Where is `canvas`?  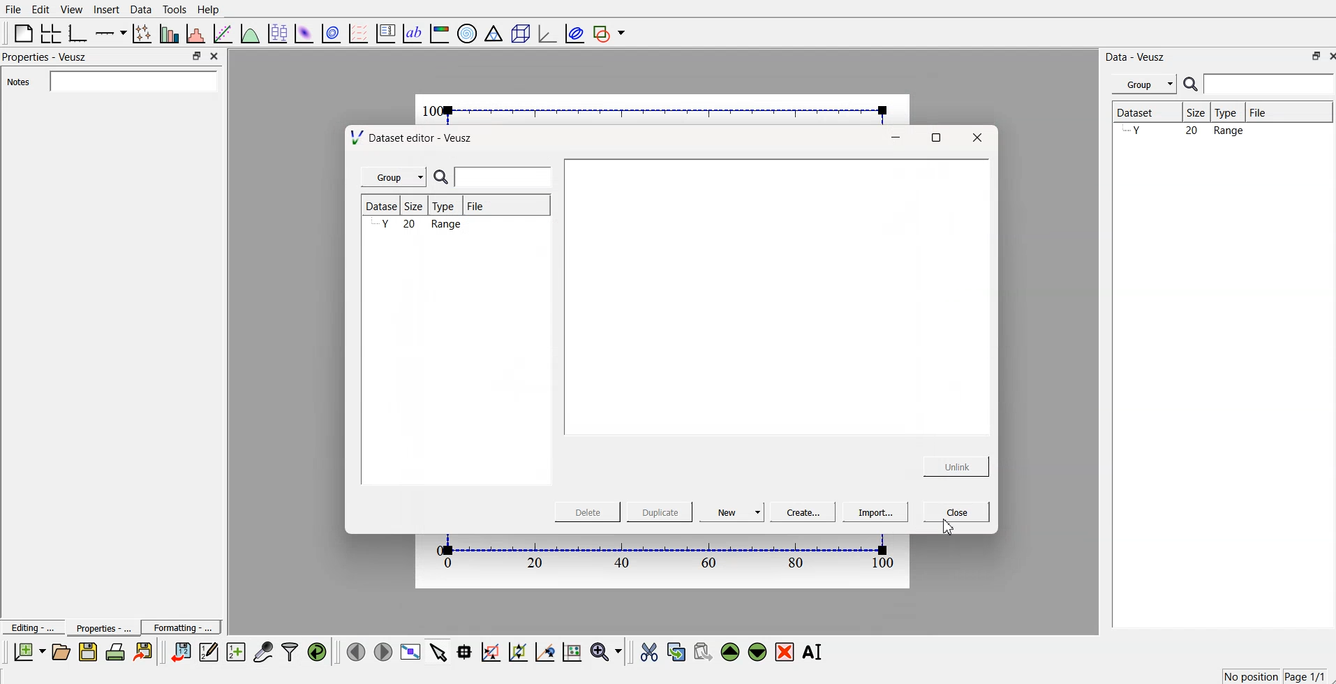
canvas is located at coordinates (664, 561).